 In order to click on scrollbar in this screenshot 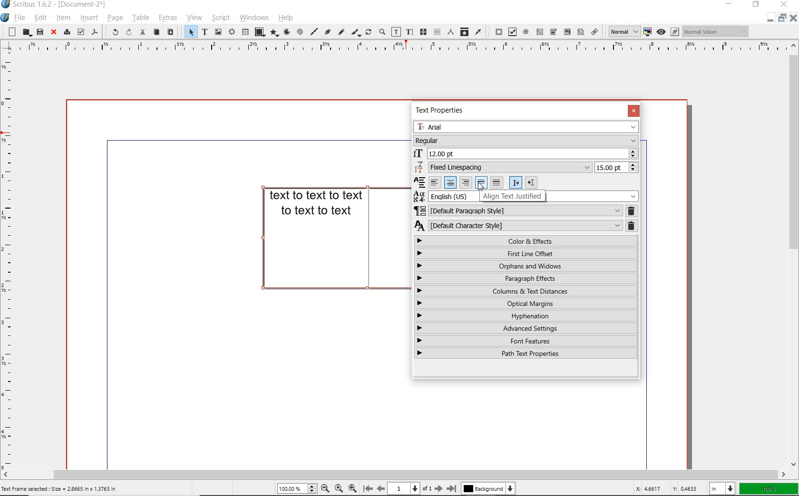, I will do `click(394, 475)`.